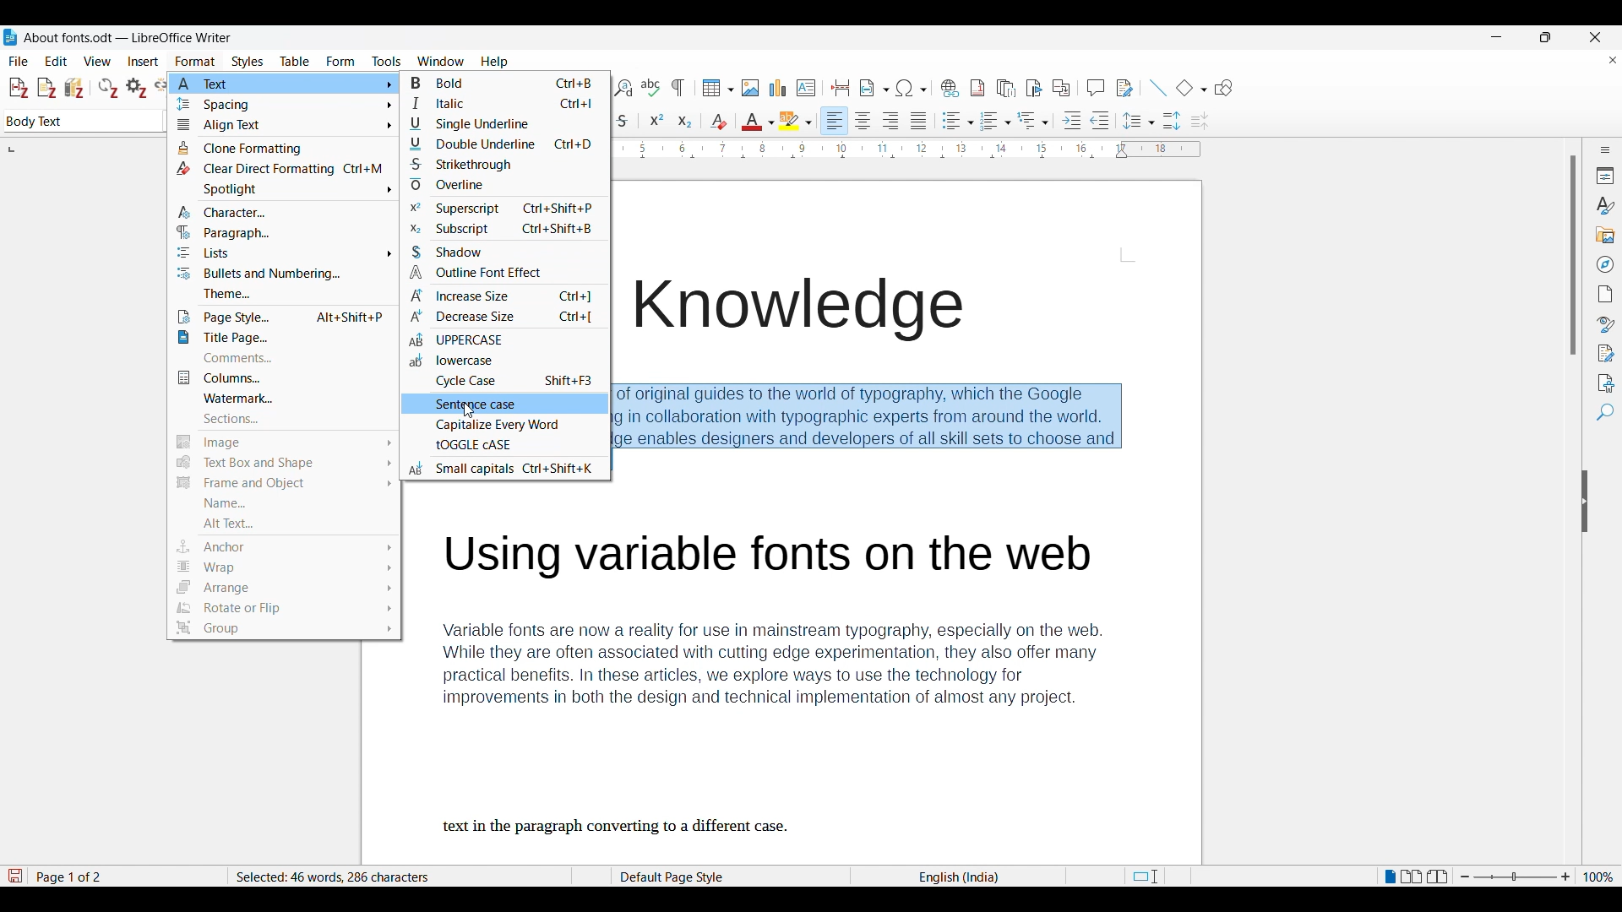 This screenshot has width=1622, height=912. Describe the element at coordinates (506, 272) in the screenshot. I see `Outline font effect` at that location.